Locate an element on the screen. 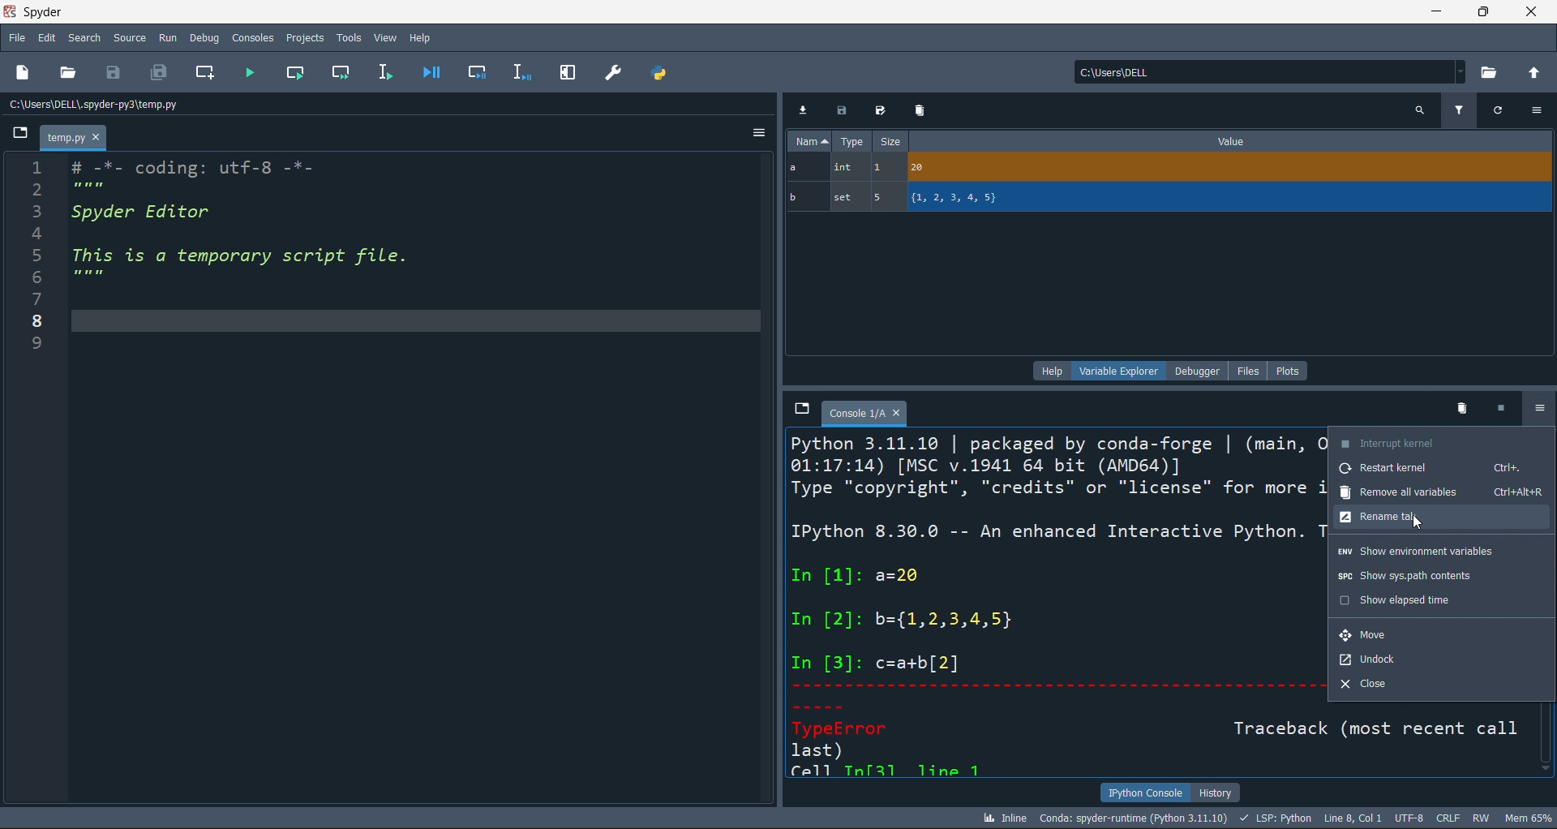 The height and width of the screenshot is (829, 1557). refresh  is located at coordinates (1496, 109).